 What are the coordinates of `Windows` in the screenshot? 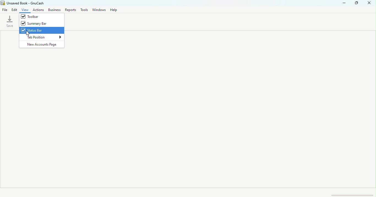 It's located at (98, 9).